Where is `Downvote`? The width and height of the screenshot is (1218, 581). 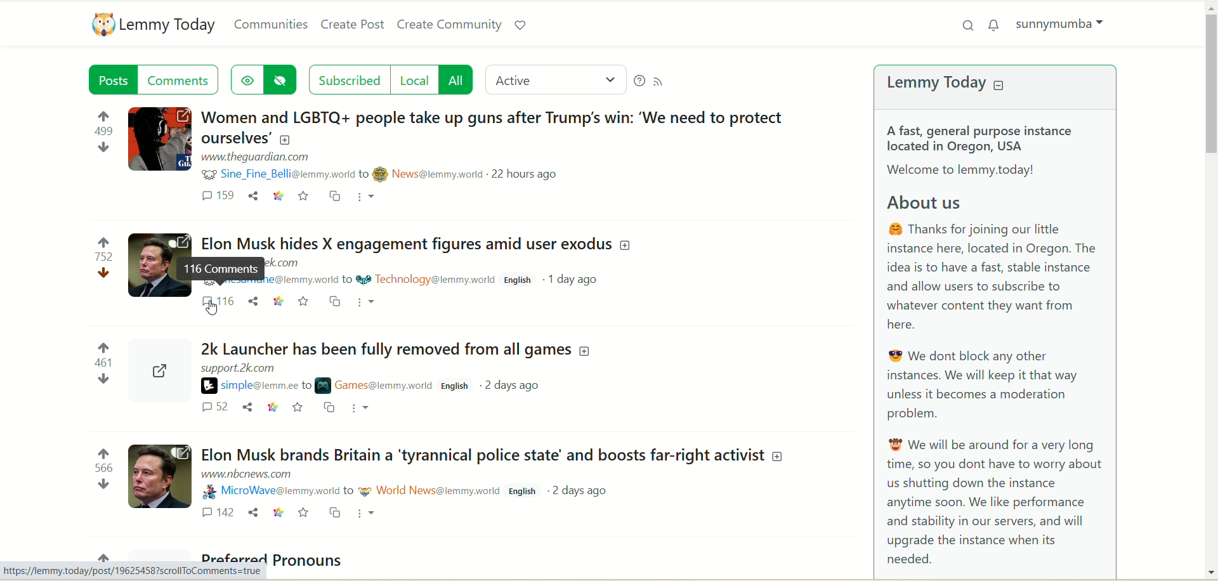
Downvote is located at coordinates (105, 147).